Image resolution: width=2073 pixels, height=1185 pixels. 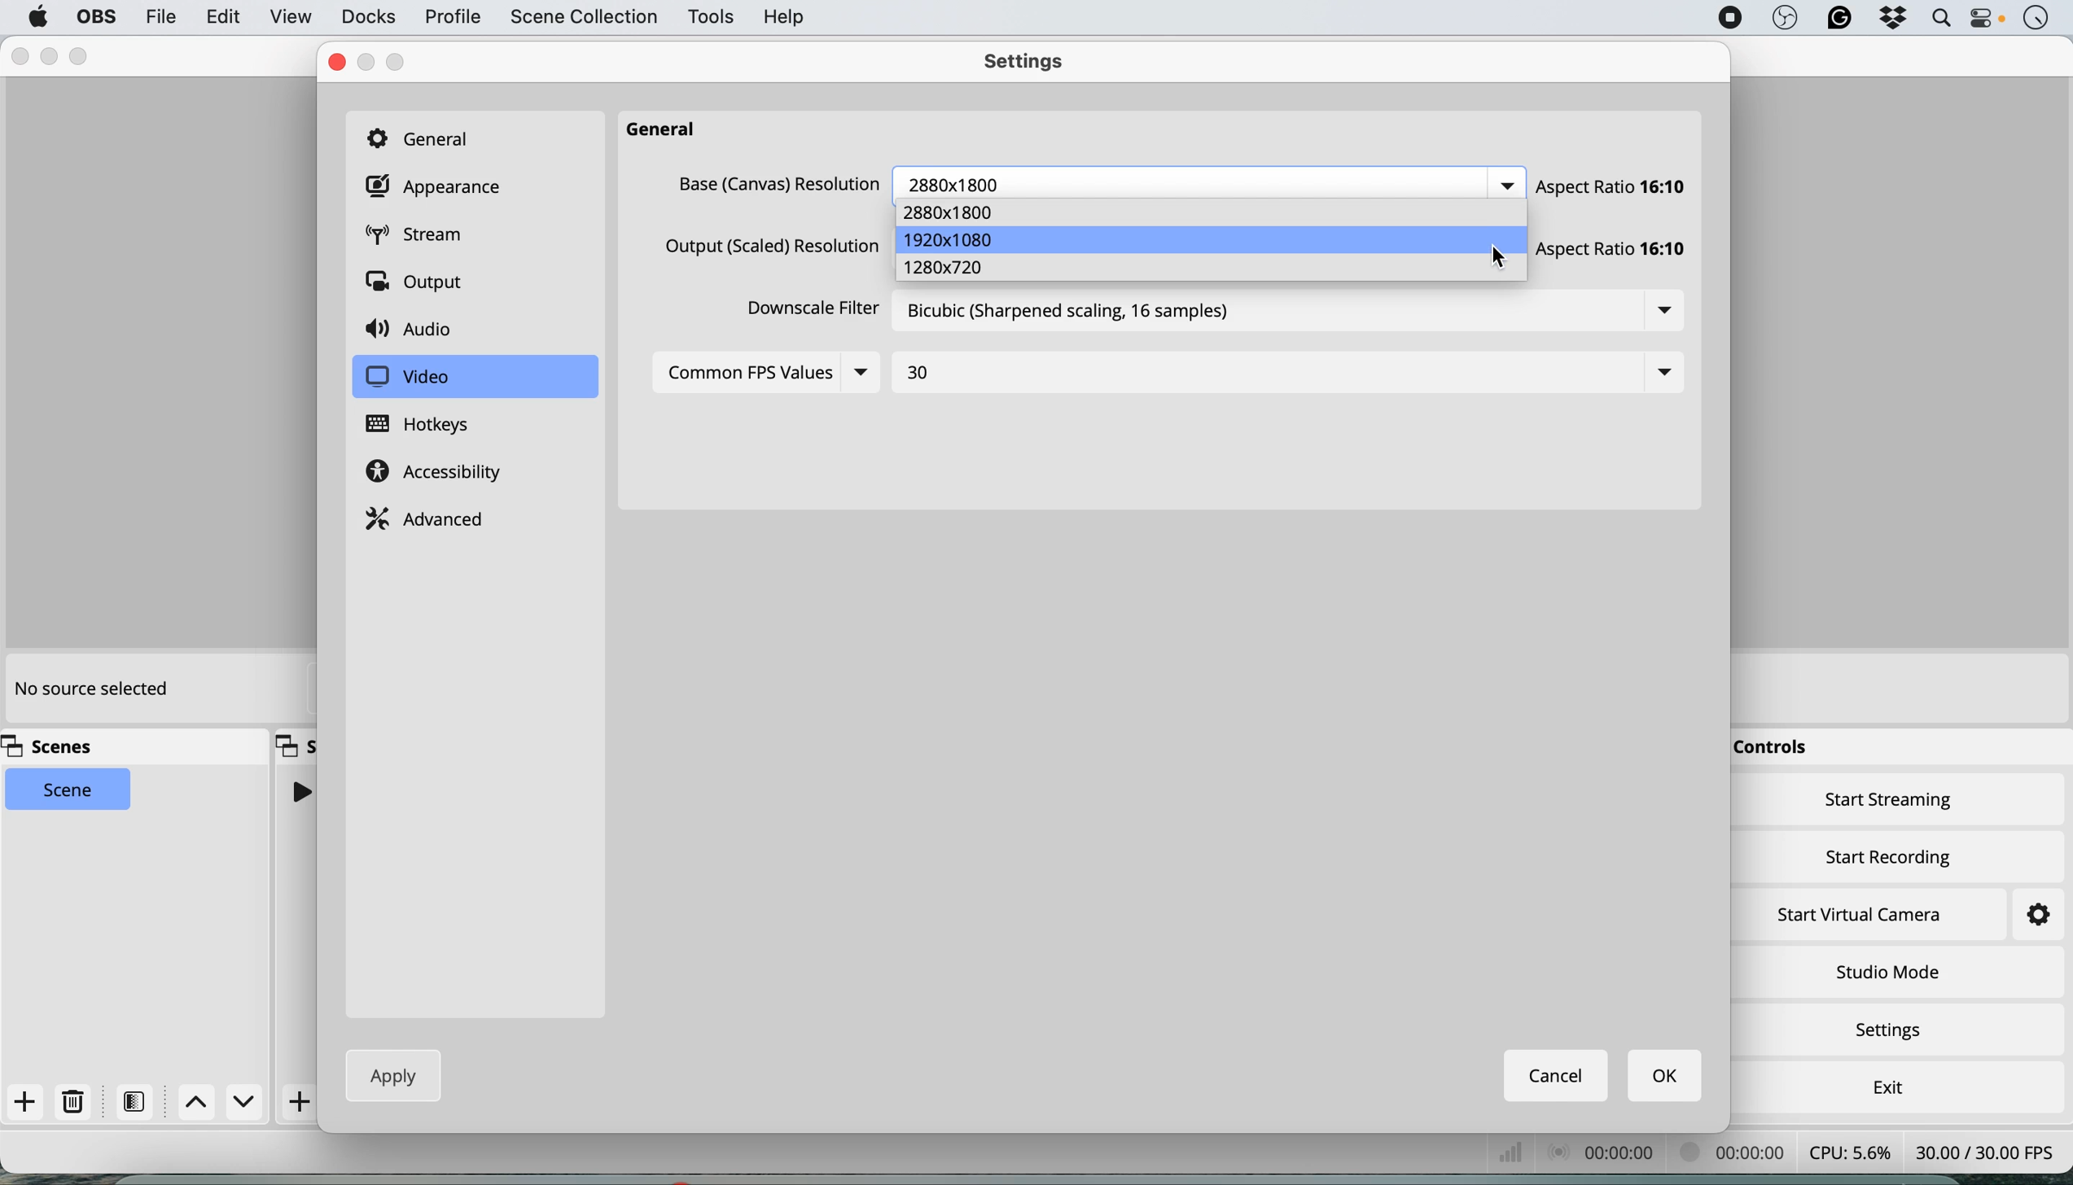 What do you see at coordinates (1667, 1077) in the screenshot?
I see `ok` at bounding box center [1667, 1077].